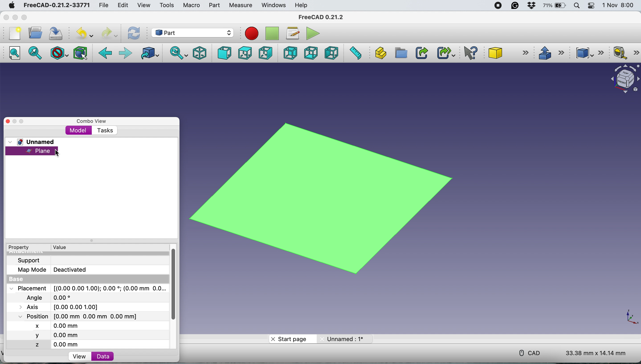 This screenshot has width=641, height=364. I want to click on file, so click(102, 5).